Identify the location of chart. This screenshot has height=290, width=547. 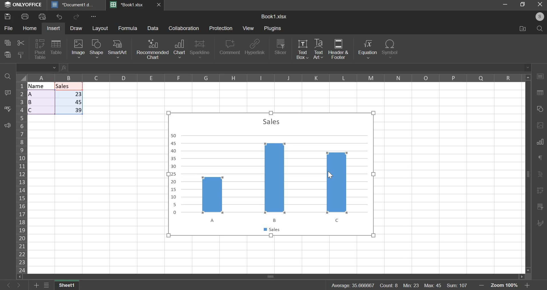
(179, 48).